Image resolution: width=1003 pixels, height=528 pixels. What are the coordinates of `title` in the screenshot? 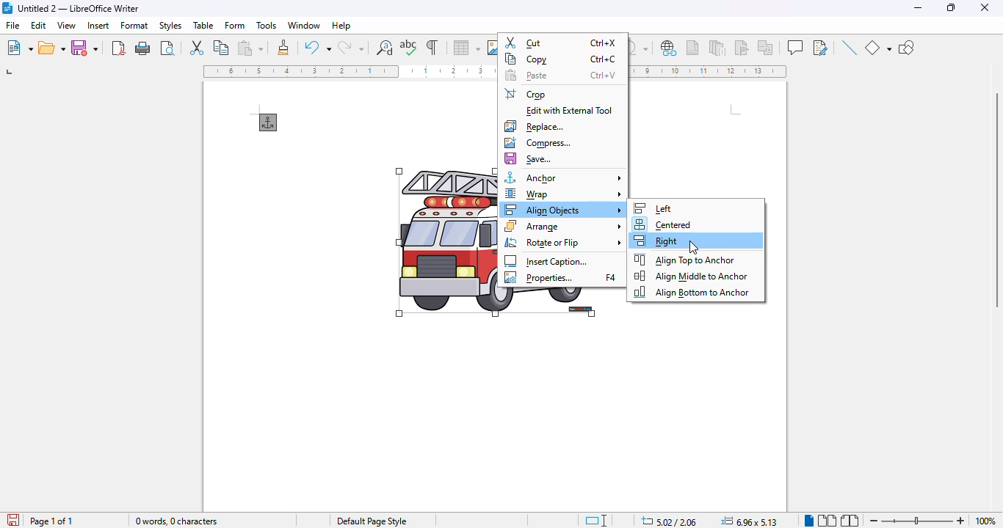 It's located at (79, 8).